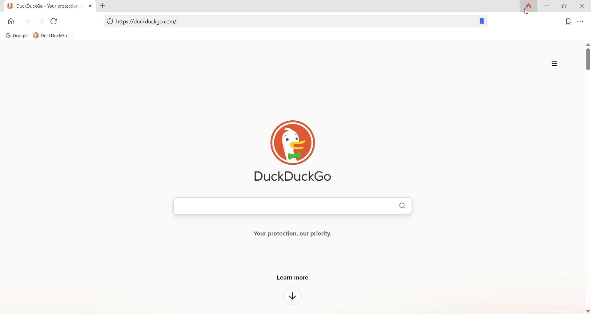 Image resolution: width=591 pixels, height=314 pixels. Describe the element at coordinates (565, 6) in the screenshot. I see `maximize` at that location.